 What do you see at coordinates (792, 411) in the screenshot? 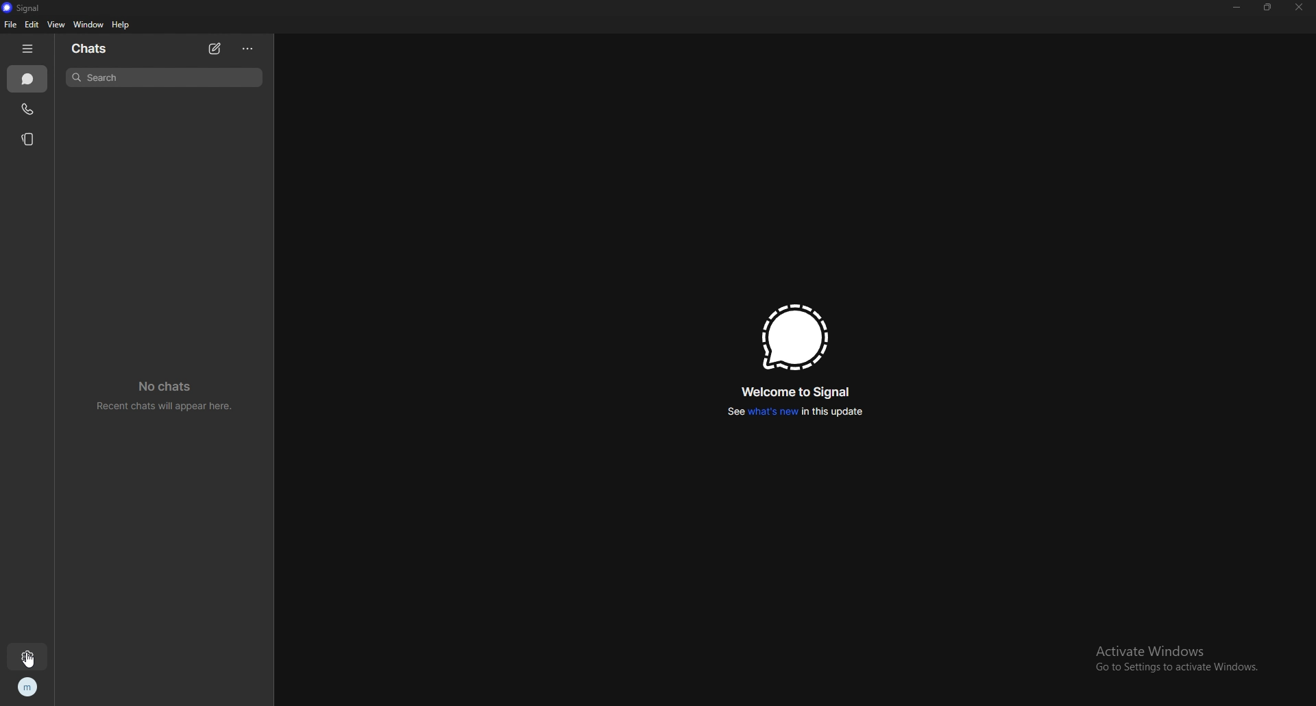
I see `see whats new in this update` at bounding box center [792, 411].